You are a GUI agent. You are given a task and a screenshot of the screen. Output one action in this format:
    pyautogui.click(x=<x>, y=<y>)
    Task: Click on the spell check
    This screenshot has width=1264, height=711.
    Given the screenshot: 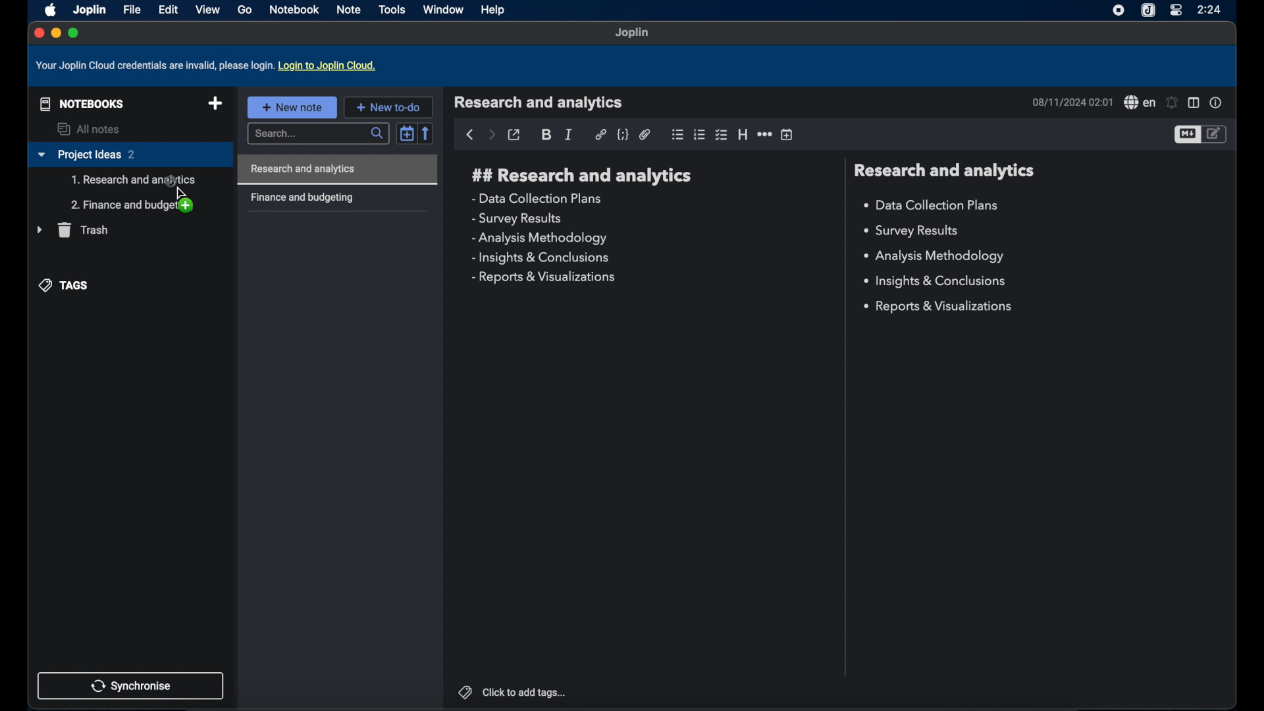 What is the action you would take?
    pyautogui.click(x=1139, y=103)
    